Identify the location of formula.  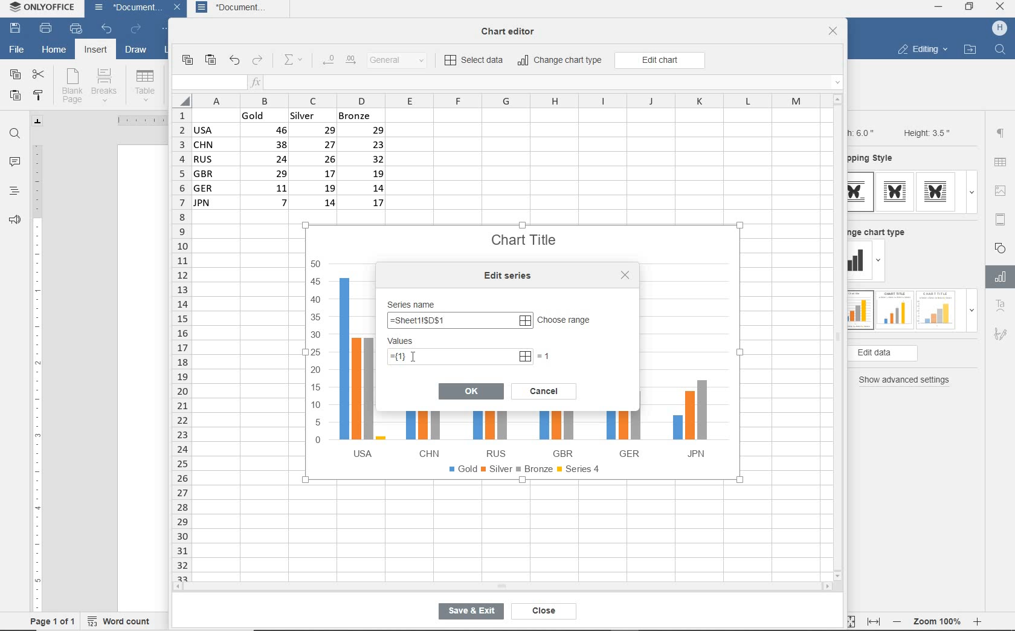
(457, 322).